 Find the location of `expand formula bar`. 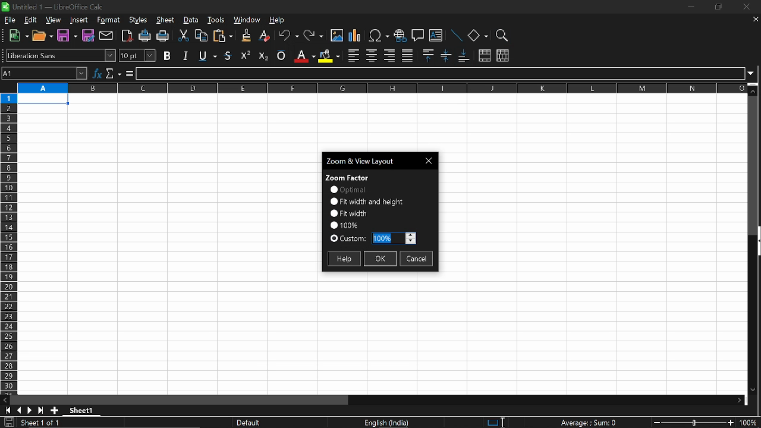

expand formula bar is located at coordinates (754, 73).